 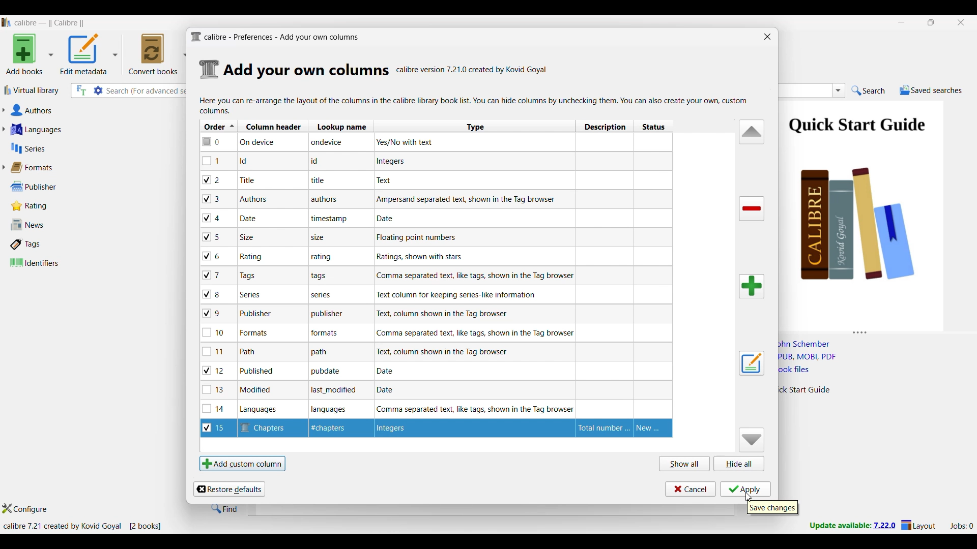 I want to click on Edit settings of a user defined column, so click(x=752, y=363).